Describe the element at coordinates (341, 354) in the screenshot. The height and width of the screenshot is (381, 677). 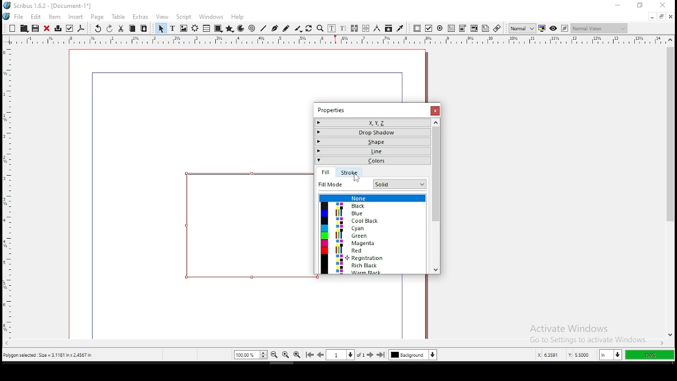
I see `select current page` at that location.